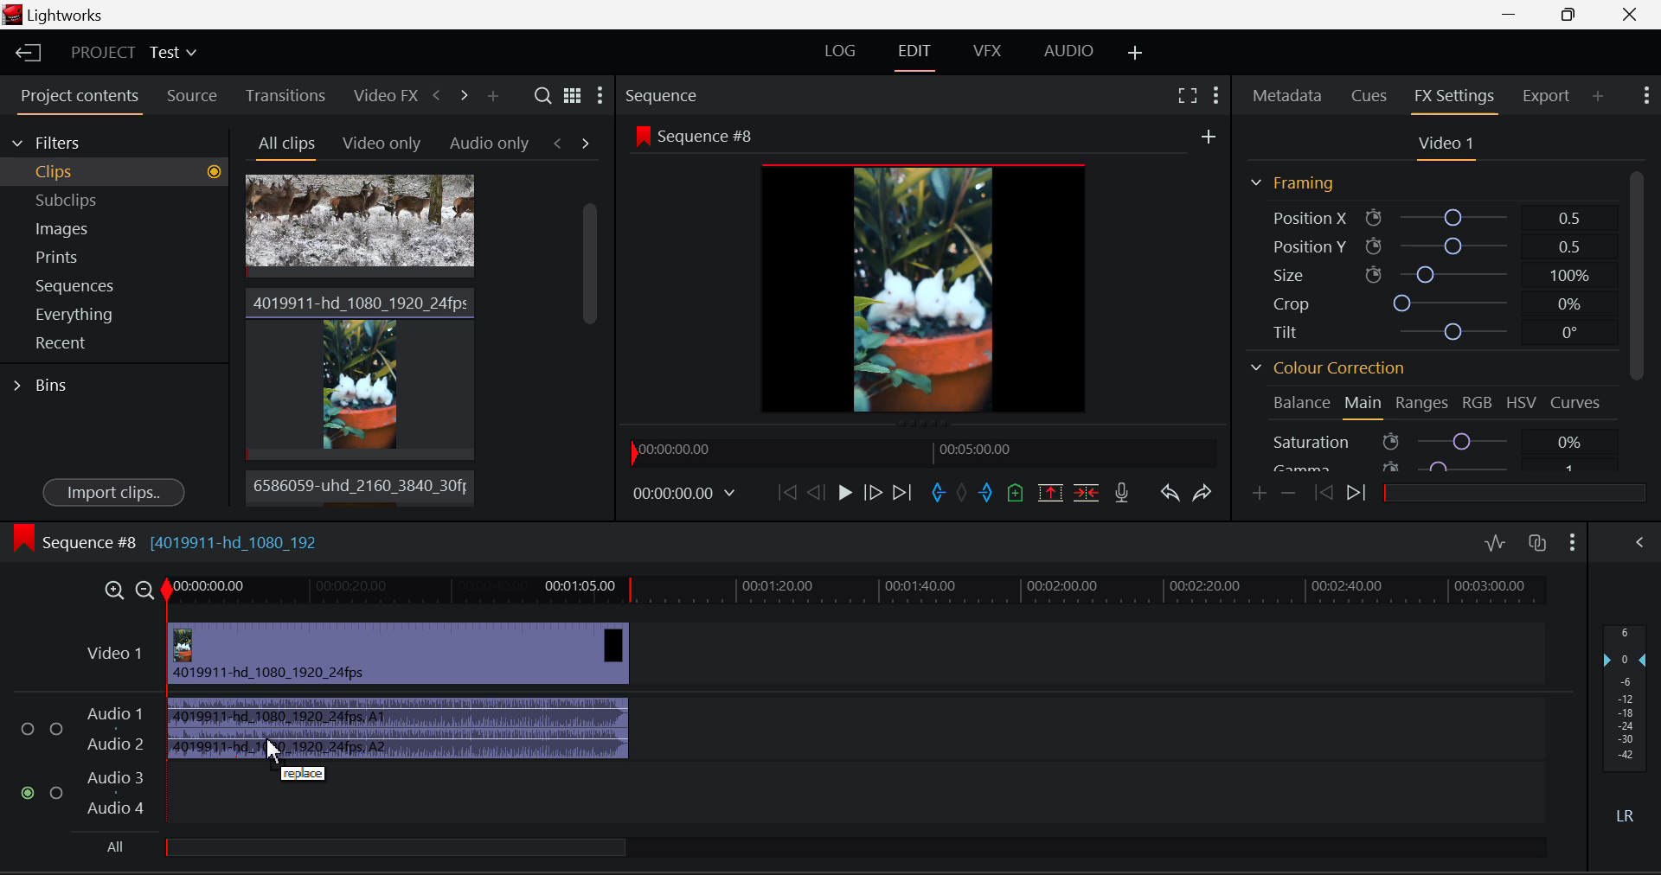 The height and width of the screenshot is (875, 1661). Describe the element at coordinates (382, 93) in the screenshot. I see `Video FX` at that location.